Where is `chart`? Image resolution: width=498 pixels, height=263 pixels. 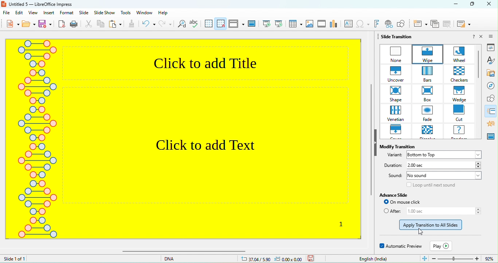 chart is located at coordinates (334, 25).